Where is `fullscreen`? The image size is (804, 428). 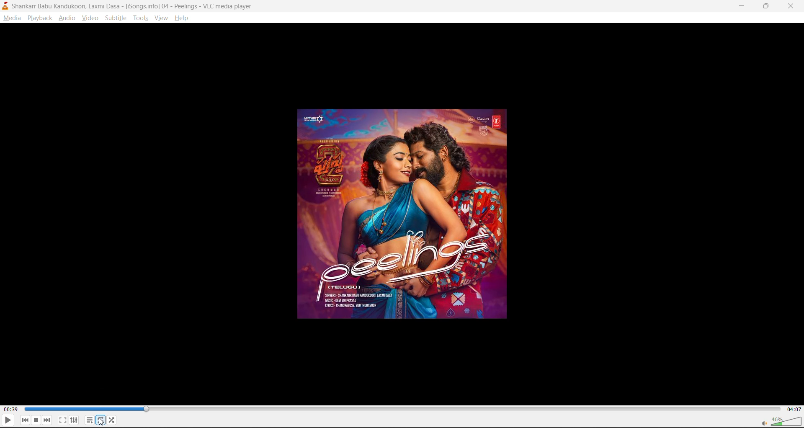 fullscreen is located at coordinates (62, 420).